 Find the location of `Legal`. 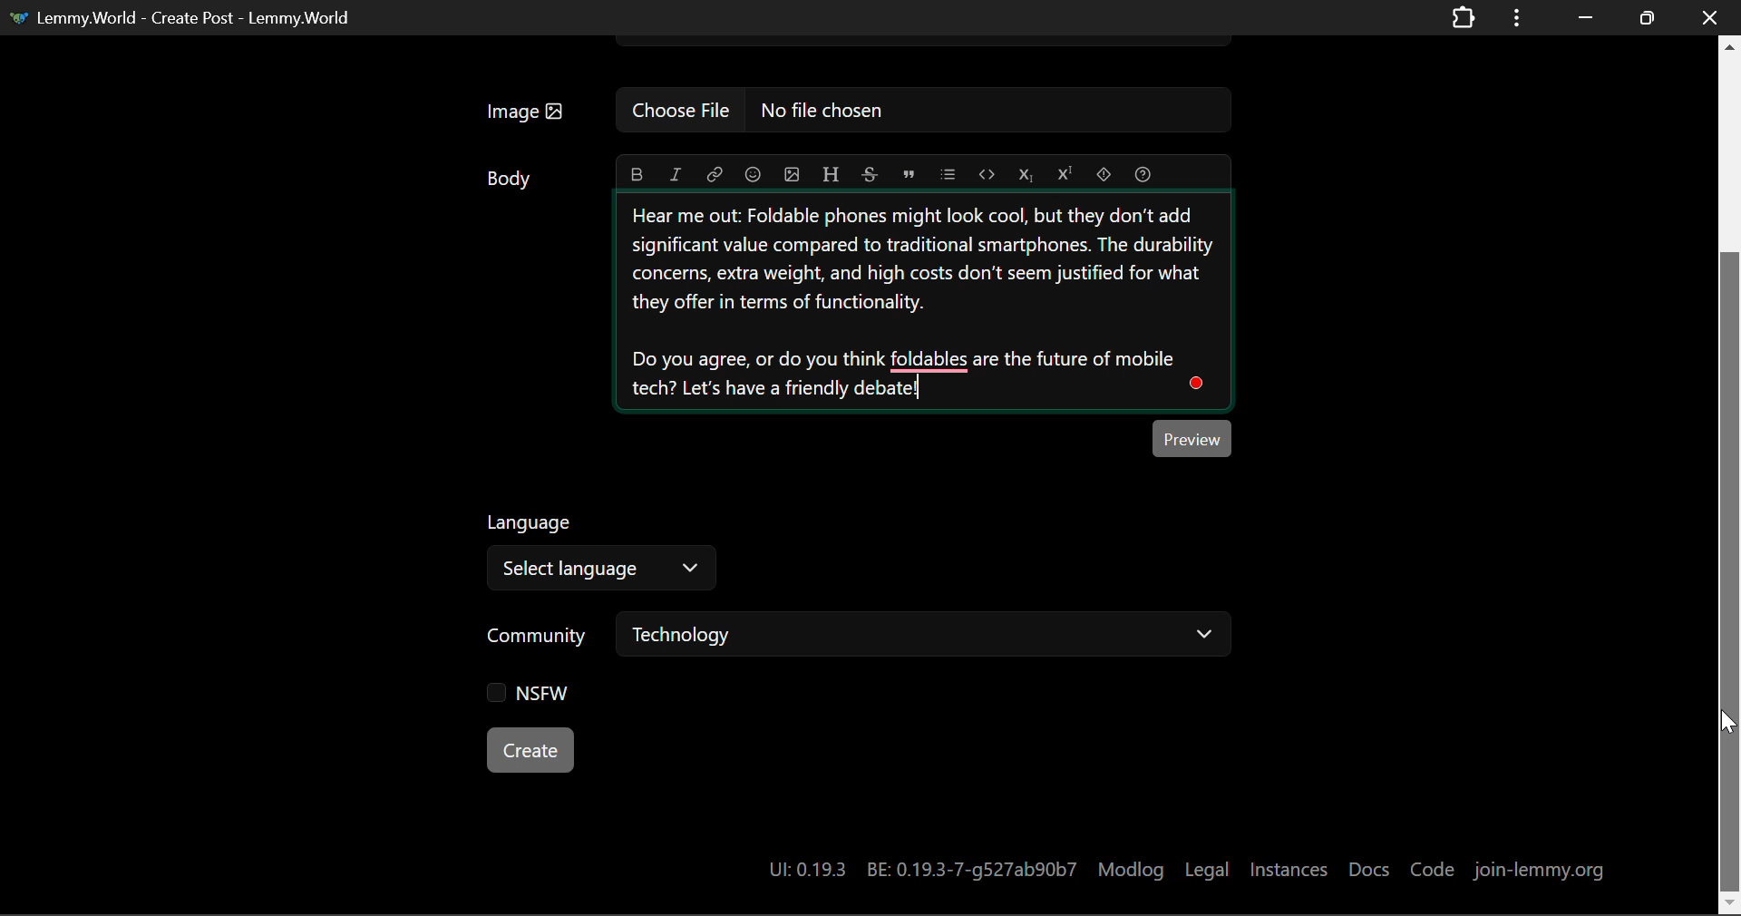

Legal is located at coordinates (1210, 867).